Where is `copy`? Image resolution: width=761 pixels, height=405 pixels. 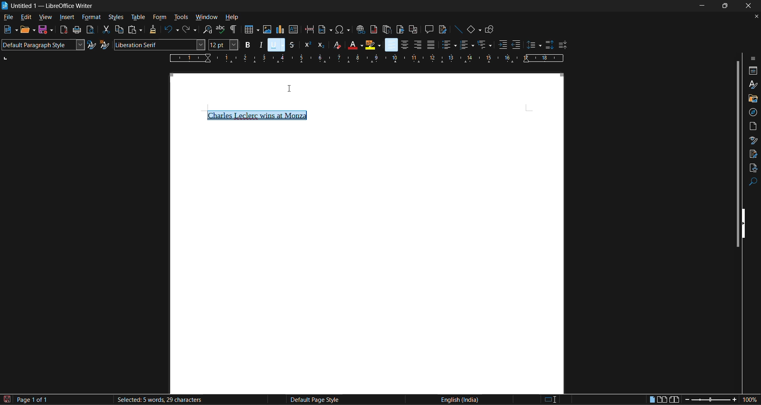 copy is located at coordinates (119, 29).